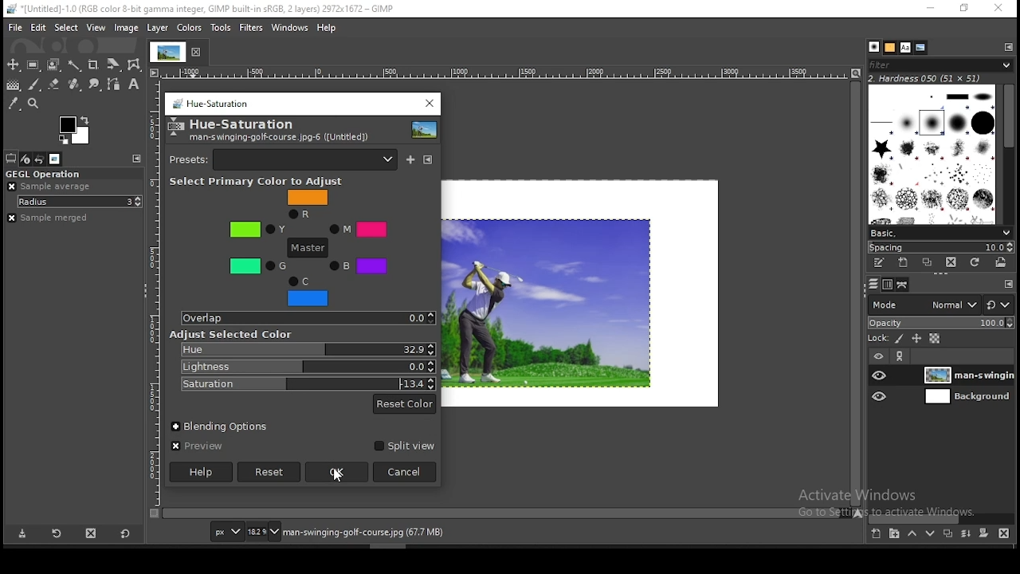  What do you see at coordinates (94, 65) in the screenshot?
I see `crop tool` at bounding box center [94, 65].